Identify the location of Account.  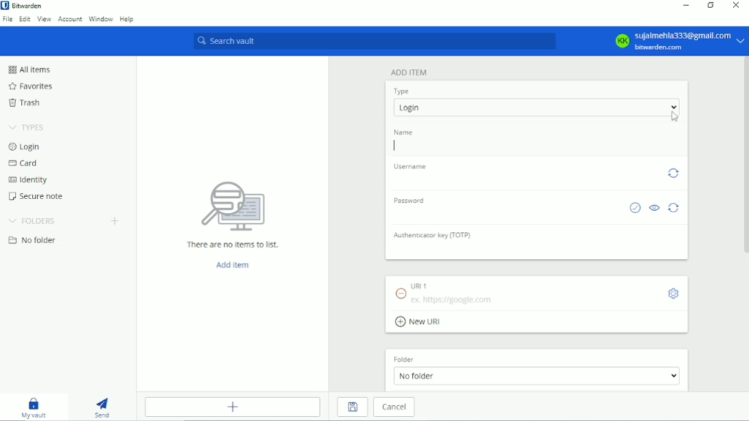
(70, 19).